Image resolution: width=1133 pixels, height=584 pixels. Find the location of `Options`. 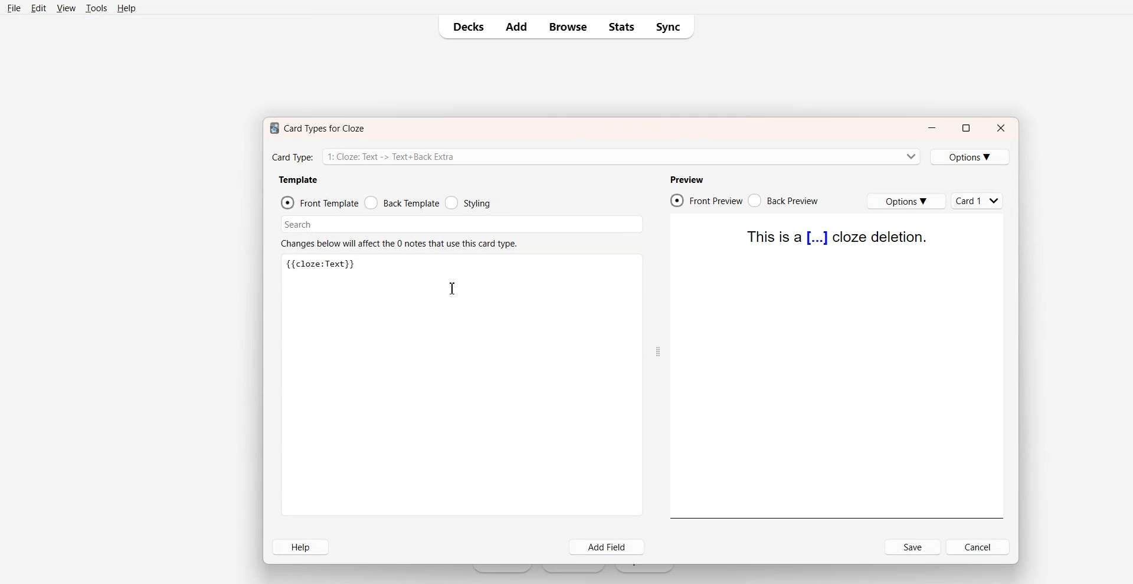

Options is located at coordinates (906, 201).